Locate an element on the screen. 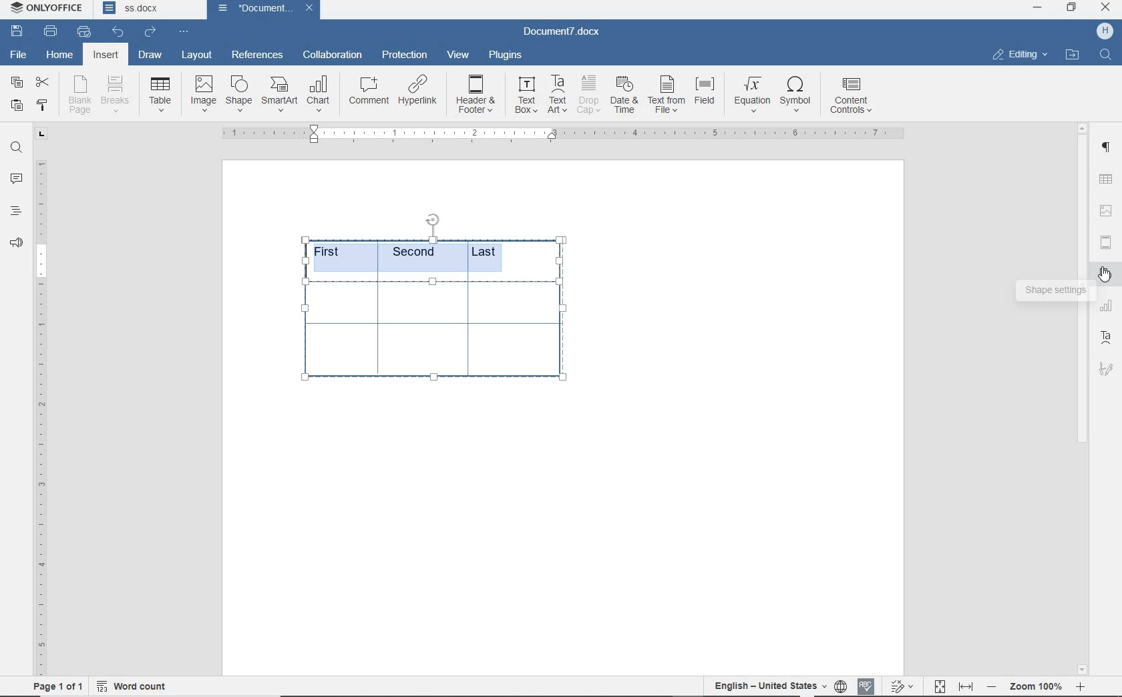  ruler is located at coordinates (560, 134).